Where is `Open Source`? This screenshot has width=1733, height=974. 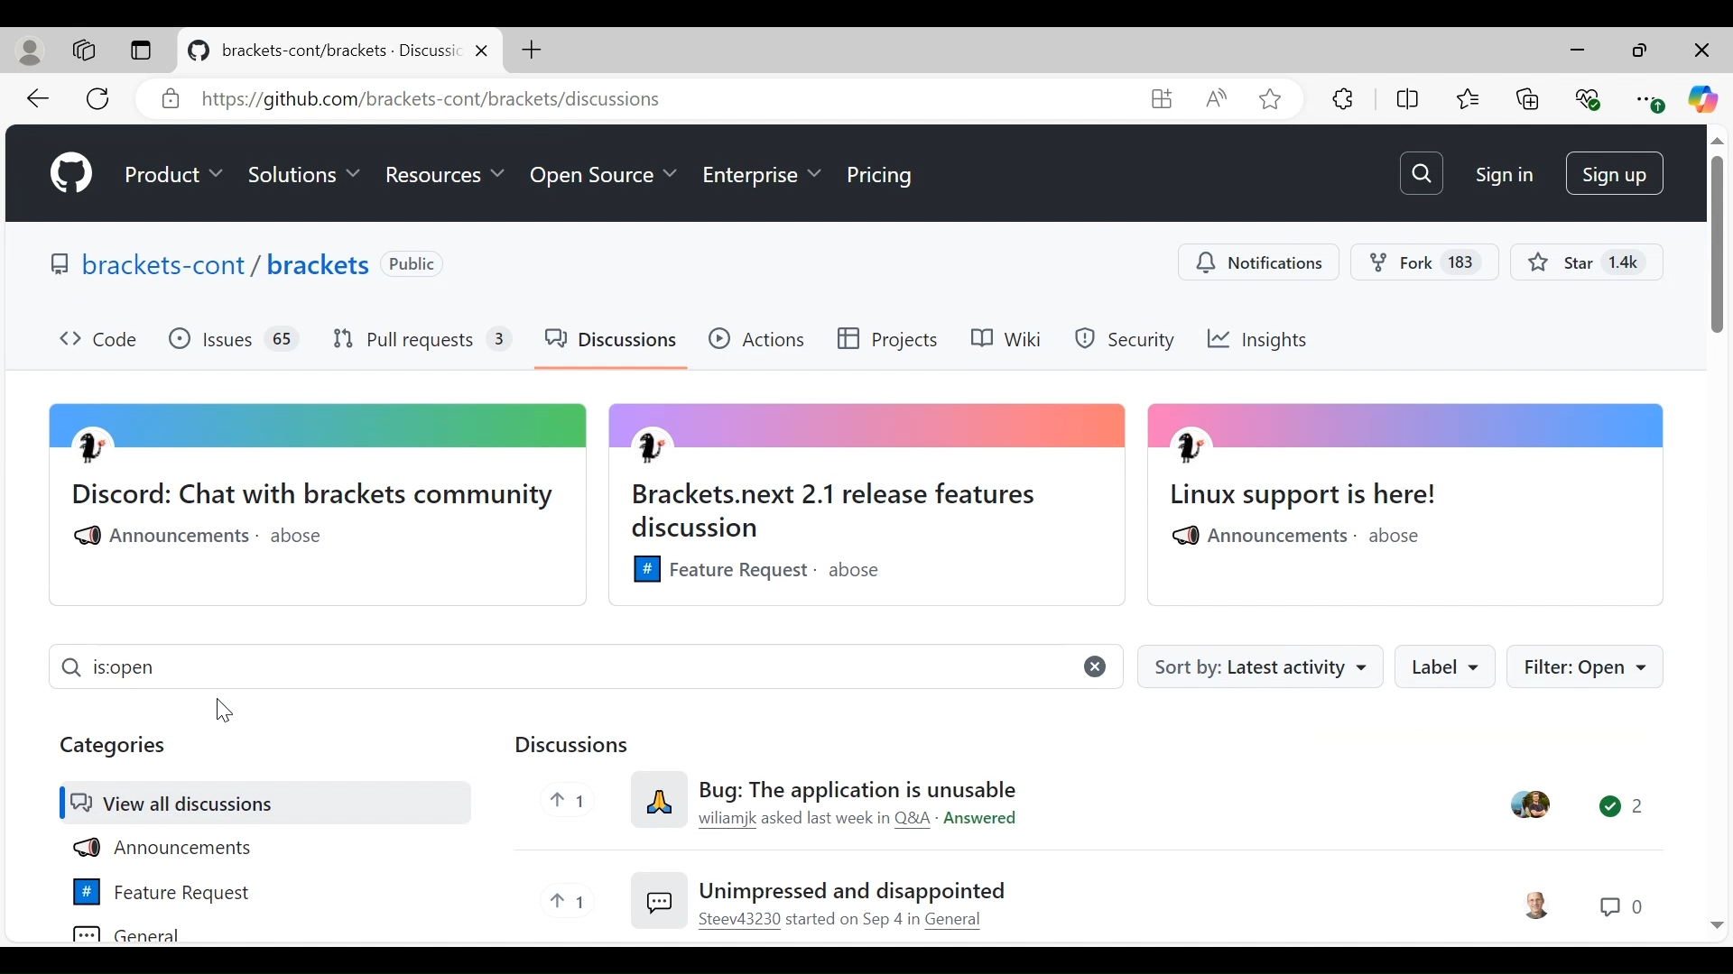
Open Source is located at coordinates (602, 179).